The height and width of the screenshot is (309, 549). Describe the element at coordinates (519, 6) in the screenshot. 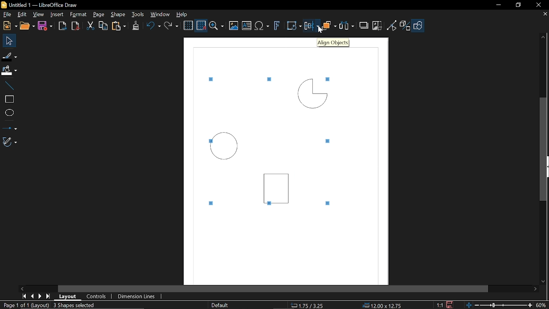

I see `REstore down` at that location.